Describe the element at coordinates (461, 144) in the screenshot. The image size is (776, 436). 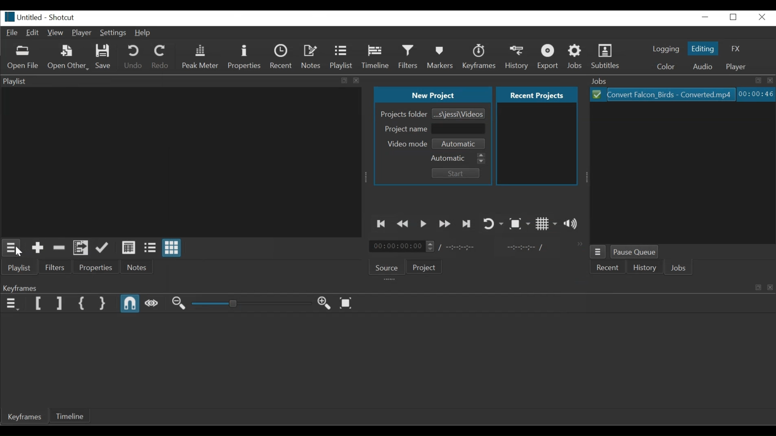
I see `Set Video mode` at that location.